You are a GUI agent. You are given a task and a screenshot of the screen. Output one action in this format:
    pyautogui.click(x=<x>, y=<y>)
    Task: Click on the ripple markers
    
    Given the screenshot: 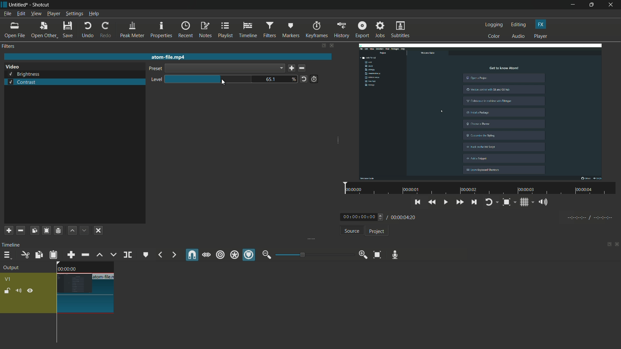 What is the action you would take?
    pyautogui.click(x=249, y=255)
    